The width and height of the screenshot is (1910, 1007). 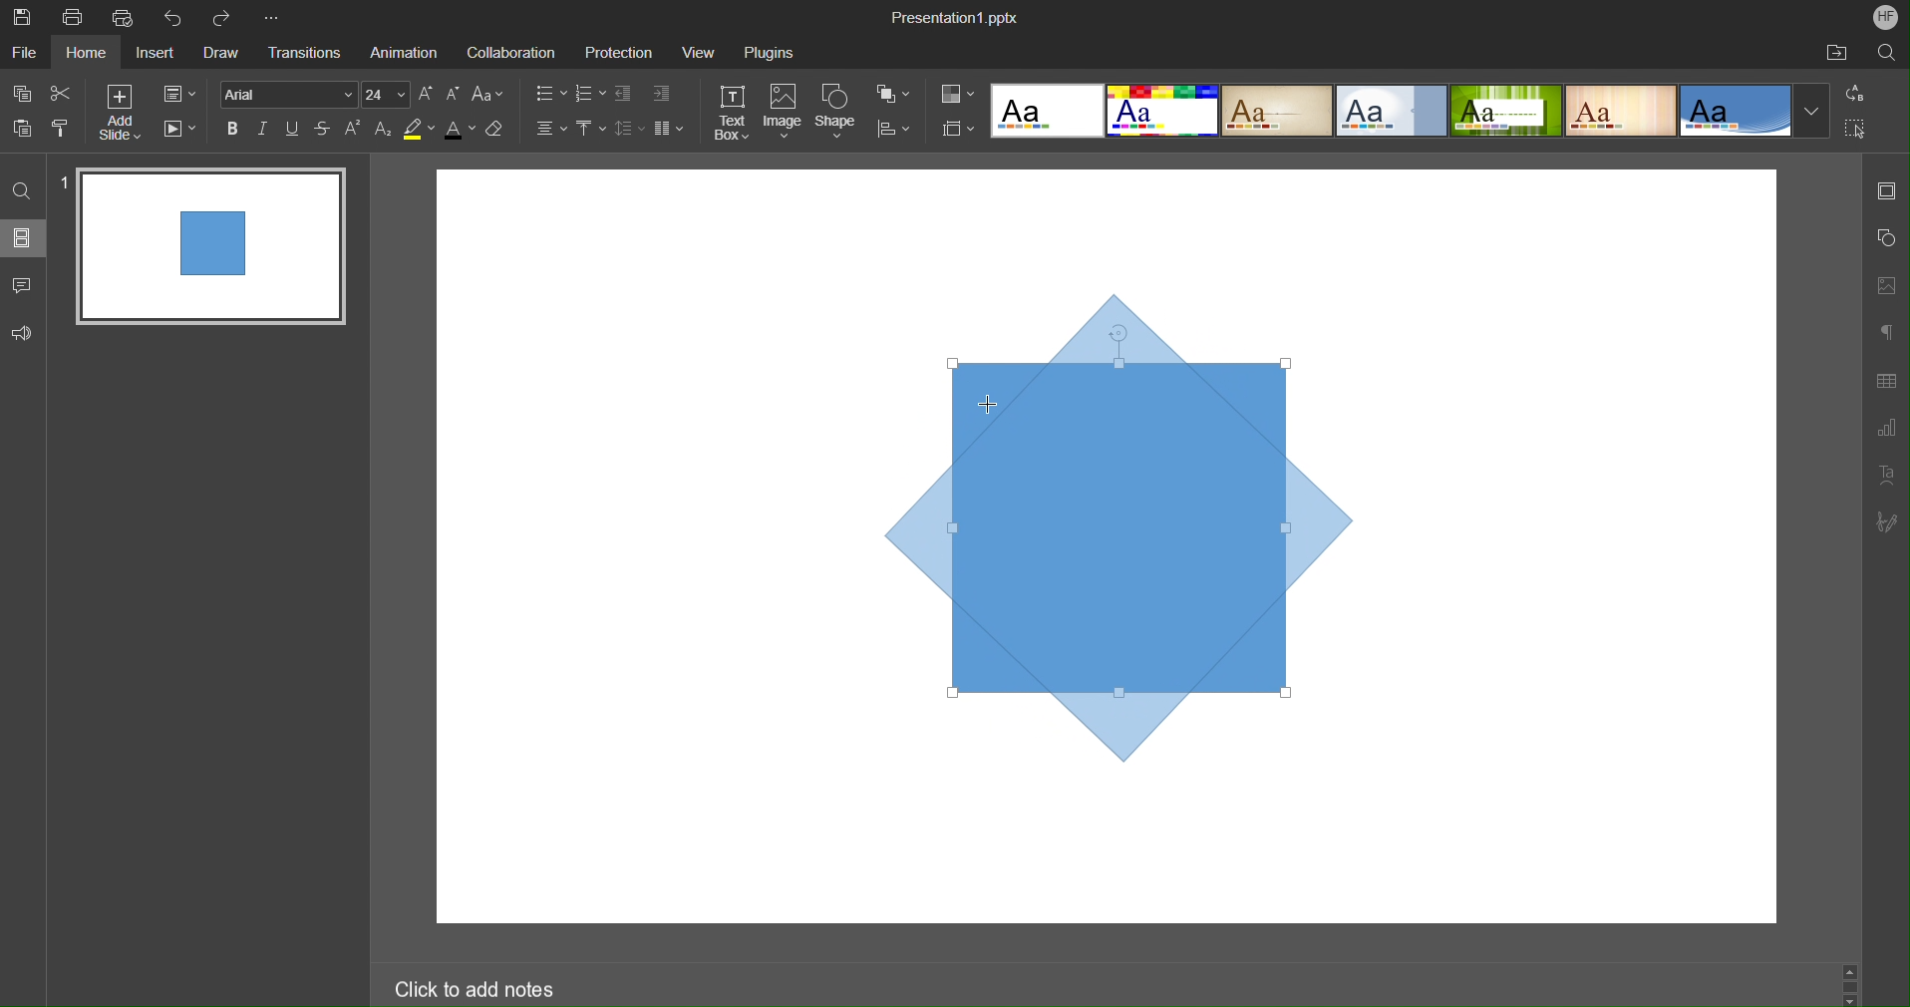 I want to click on Animation, so click(x=402, y=50).